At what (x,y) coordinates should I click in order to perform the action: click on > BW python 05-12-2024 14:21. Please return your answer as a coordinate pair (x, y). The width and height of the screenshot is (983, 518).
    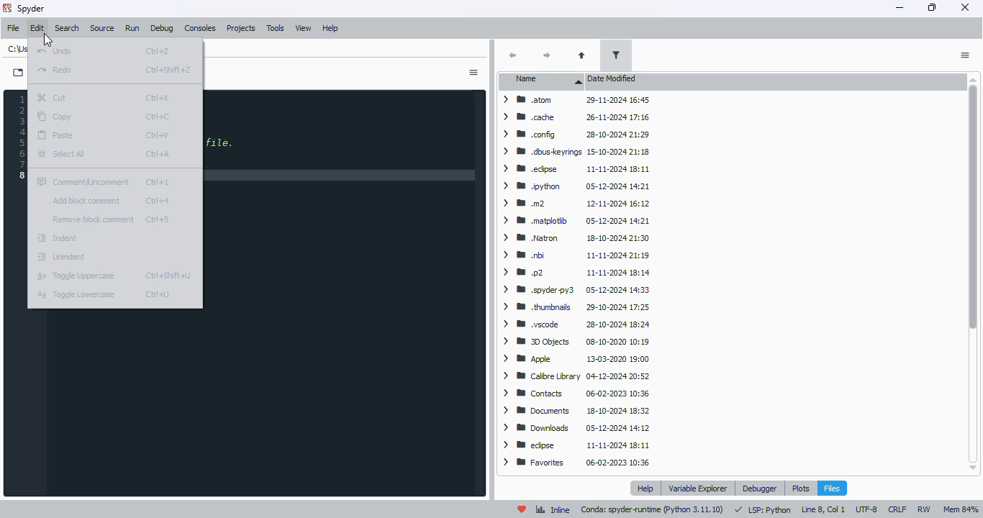
    Looking at the image, I should click on (574, 186).